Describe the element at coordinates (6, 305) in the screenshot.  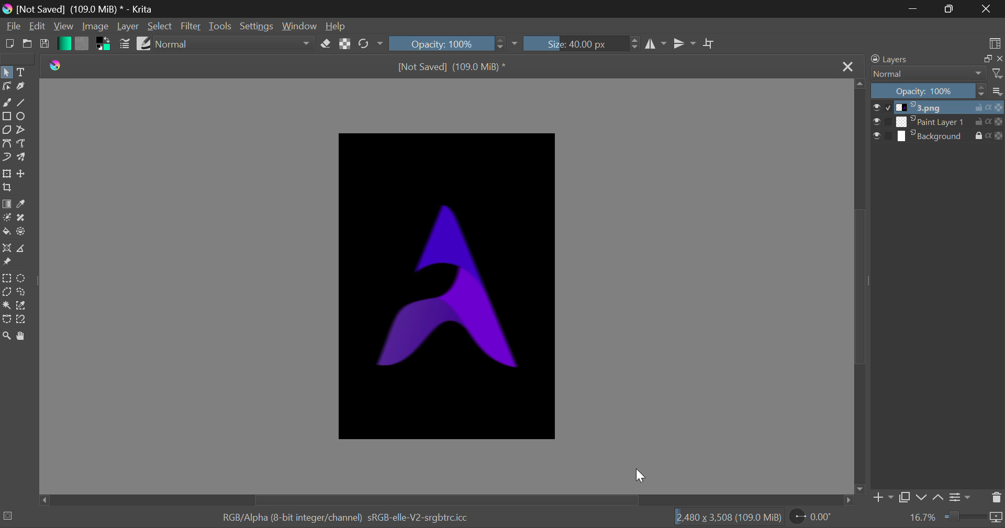
I see `Continuous Selection Tool` at that location.